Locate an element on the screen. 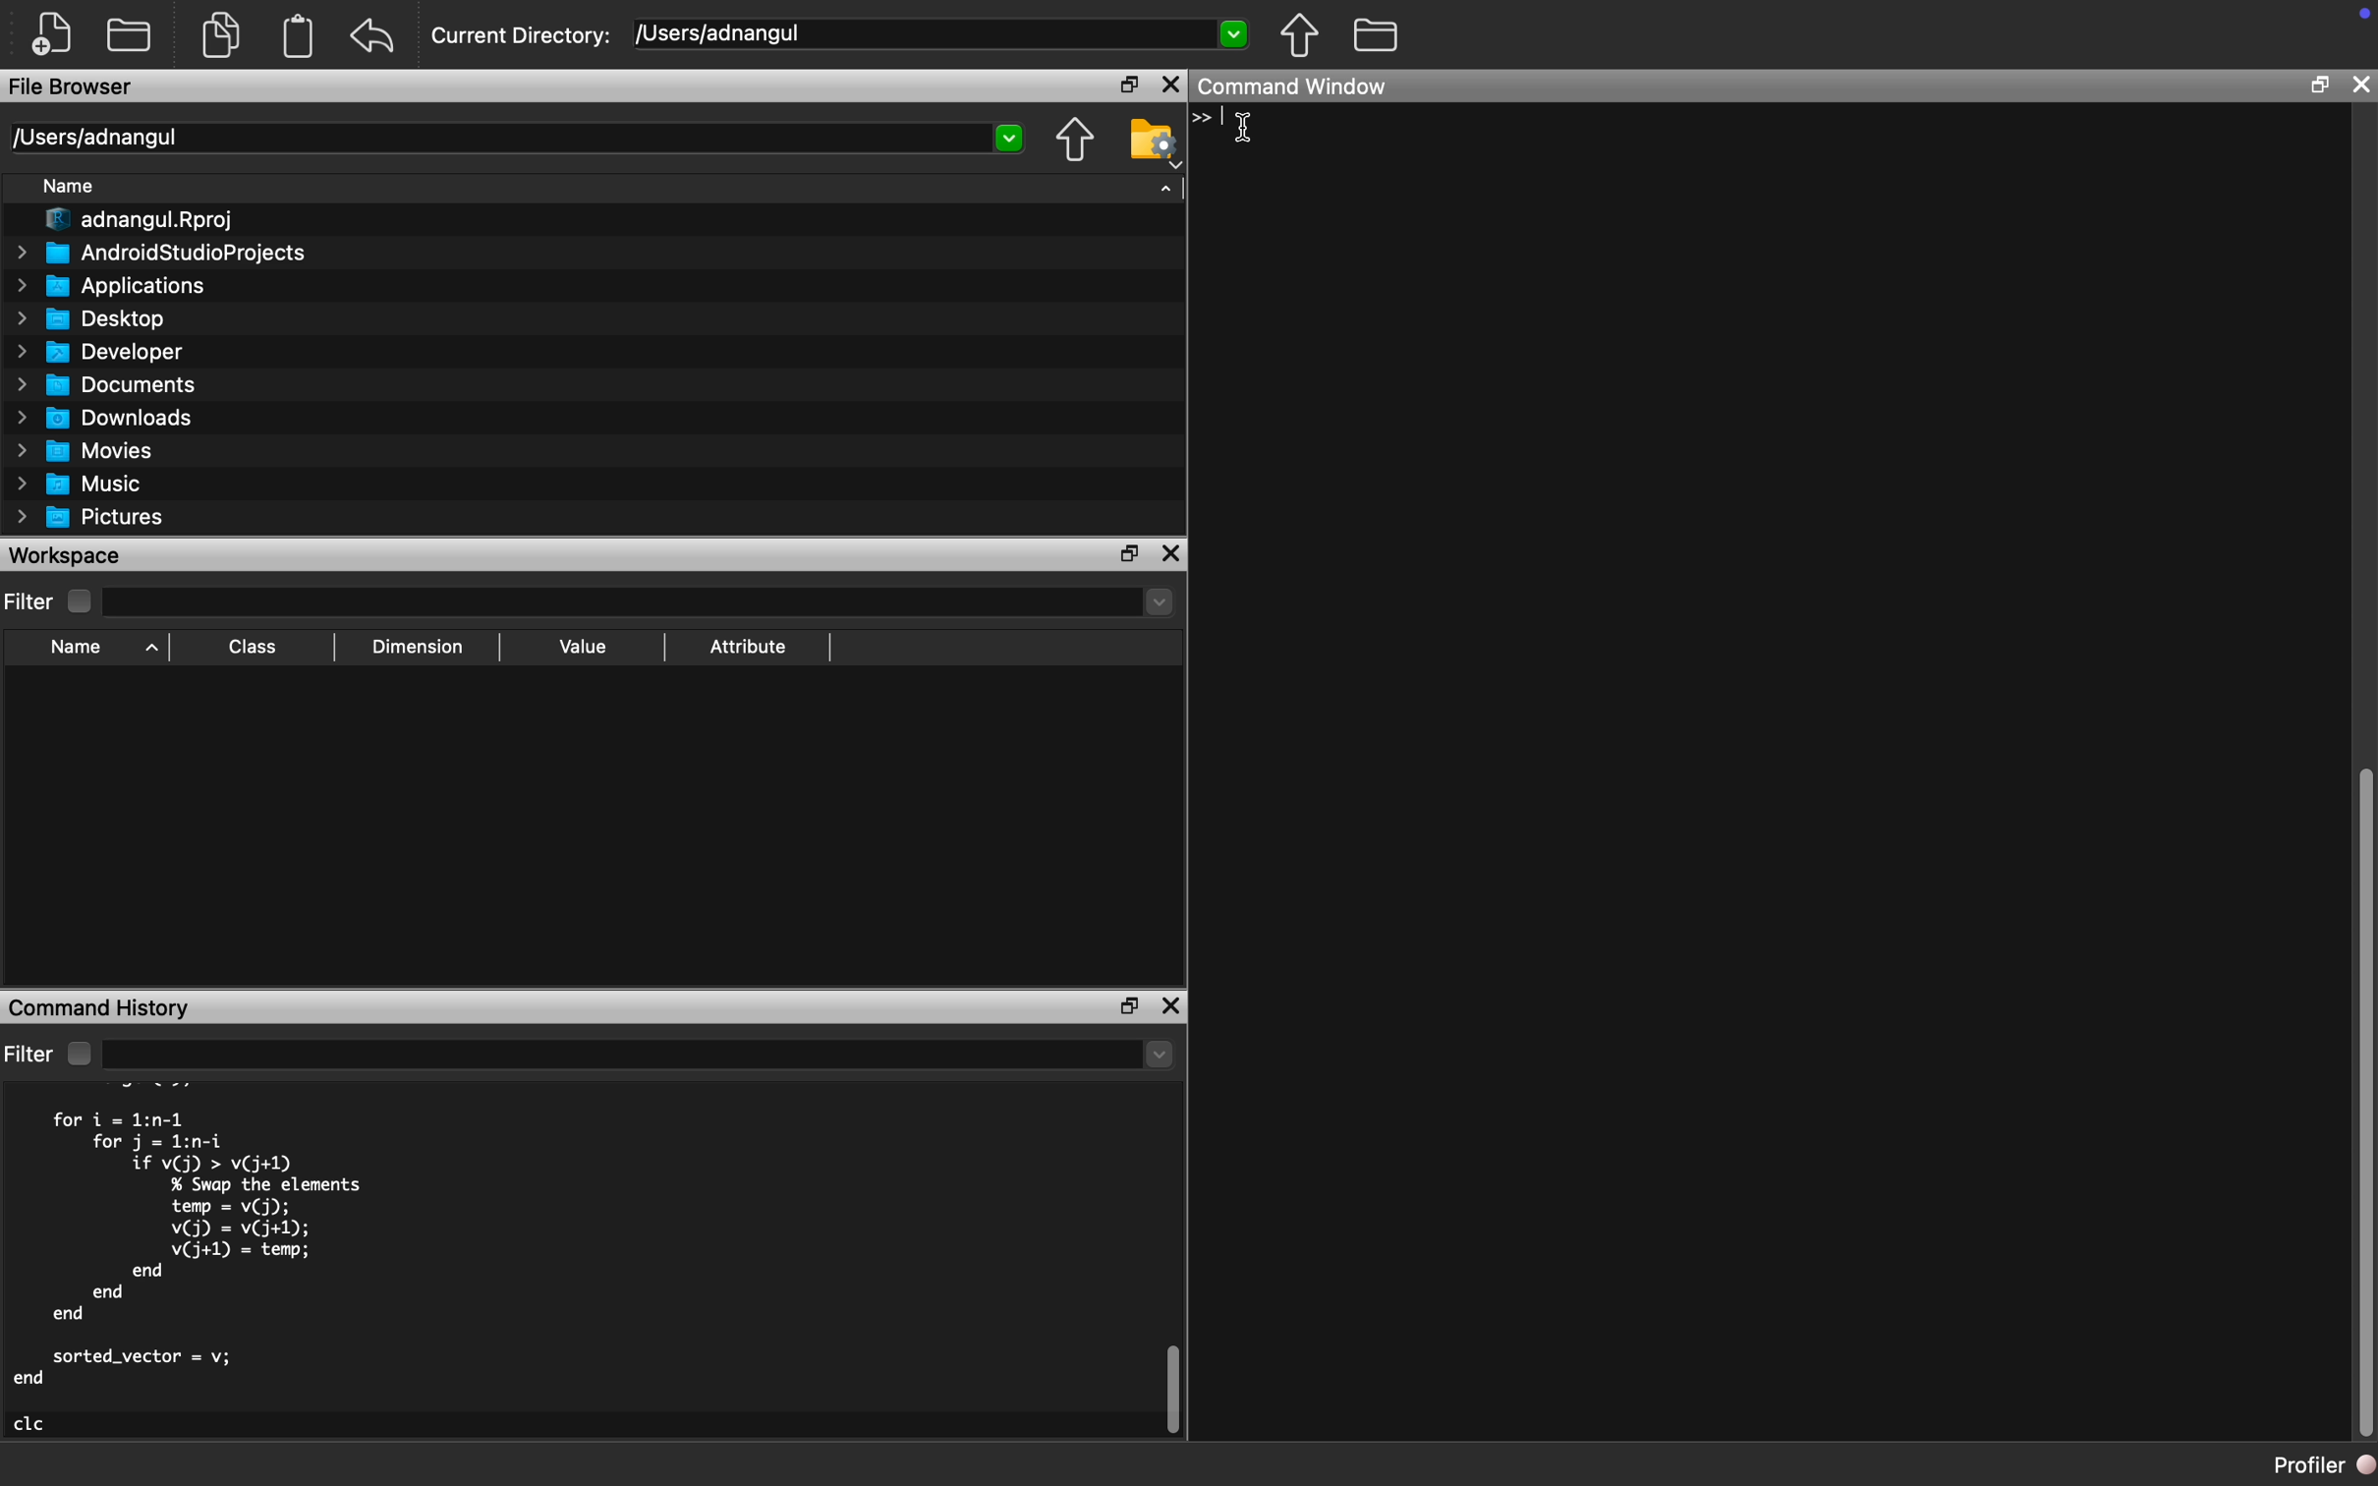 Image resolution: width=2378 pixels, height=1486 pixels. Close is located at coordinates (1172, 555).